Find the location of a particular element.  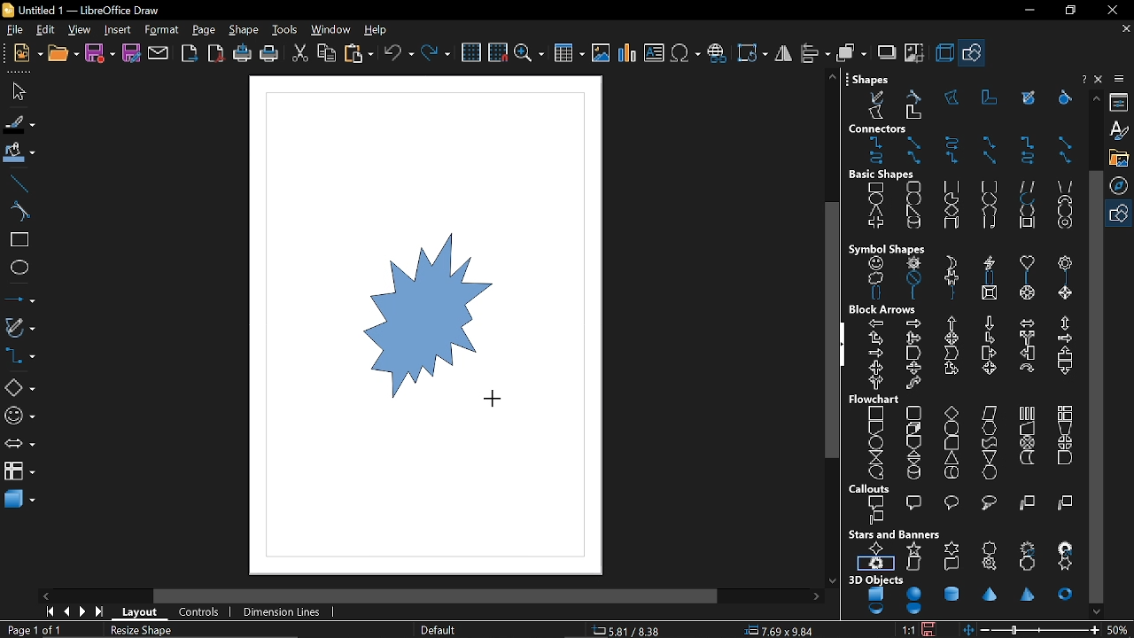

new is located at coordinates (27, 54).